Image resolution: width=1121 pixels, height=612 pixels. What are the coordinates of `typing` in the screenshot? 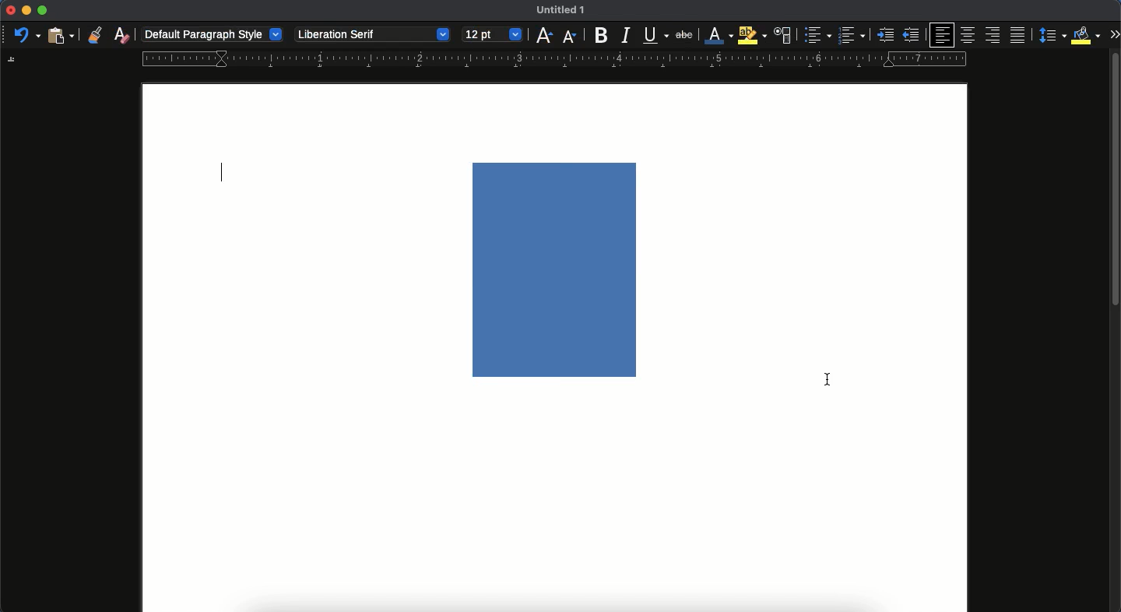 It's located at (223, 171).